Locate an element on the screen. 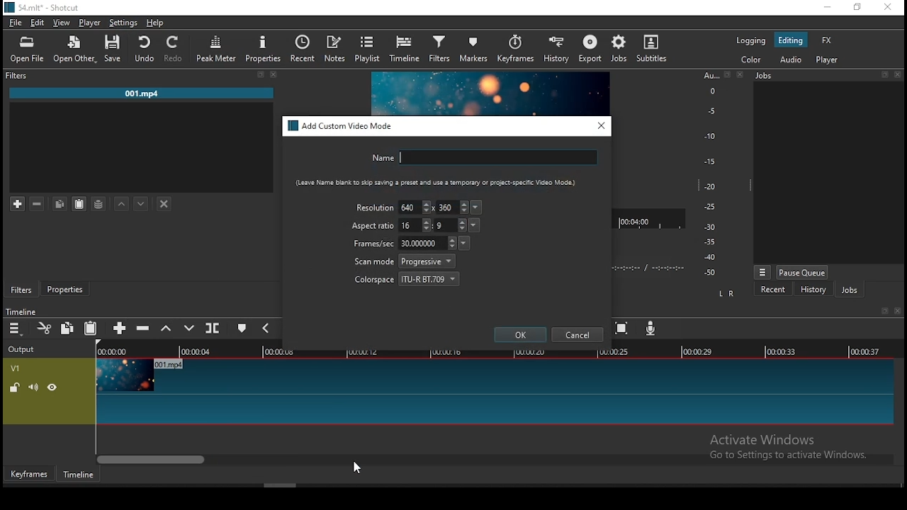  add custom video mode  is located at coordinates (342, 126).